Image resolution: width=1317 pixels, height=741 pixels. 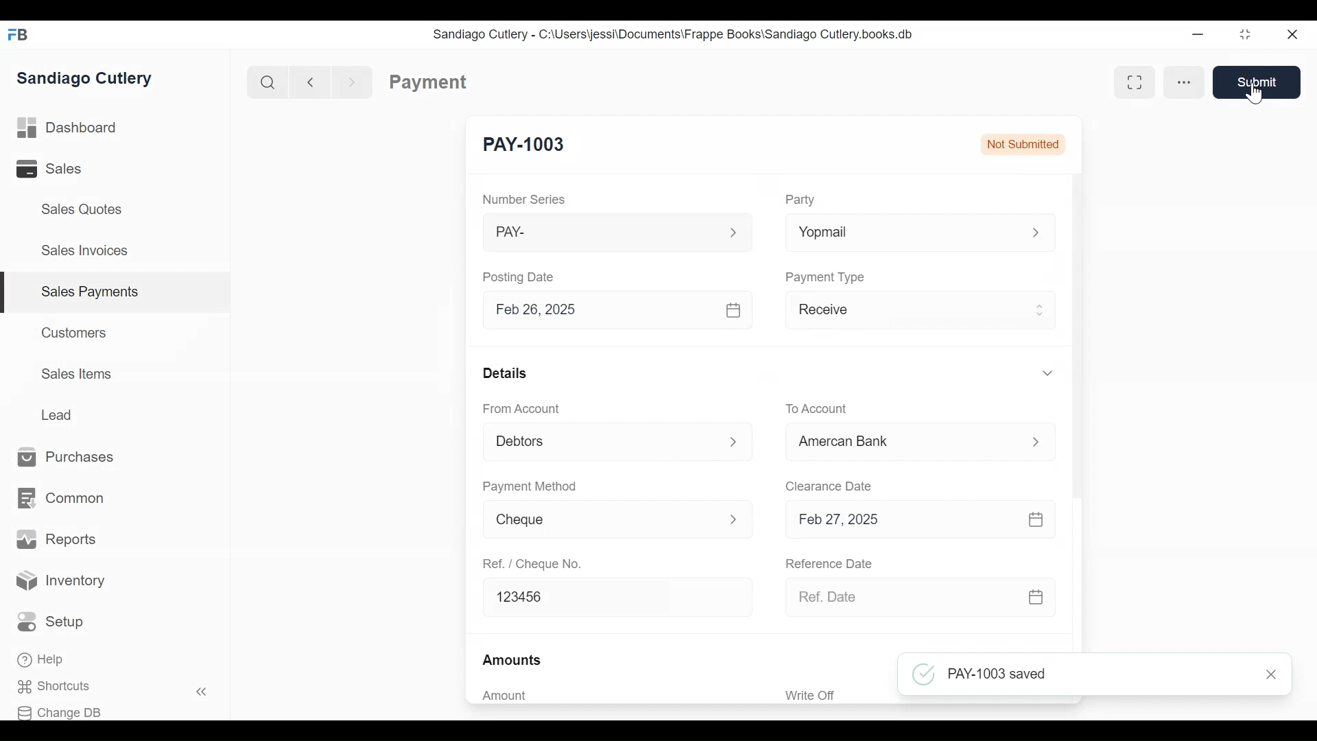 What do you see at coordinates (602, 440) in the screenshot?
I see `Debtors` at bounding box center [602, 440].